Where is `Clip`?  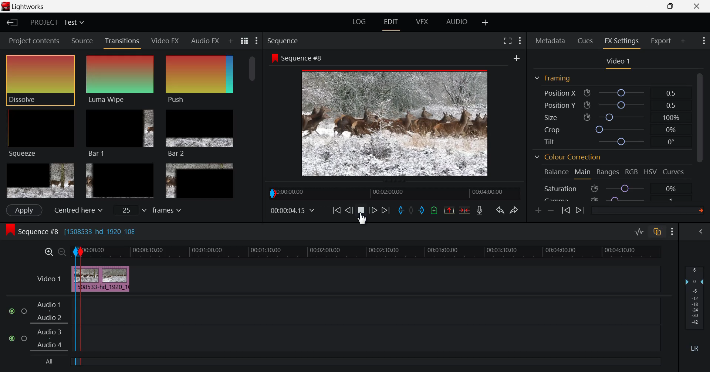 Clip is located at coordinates (115, 279).